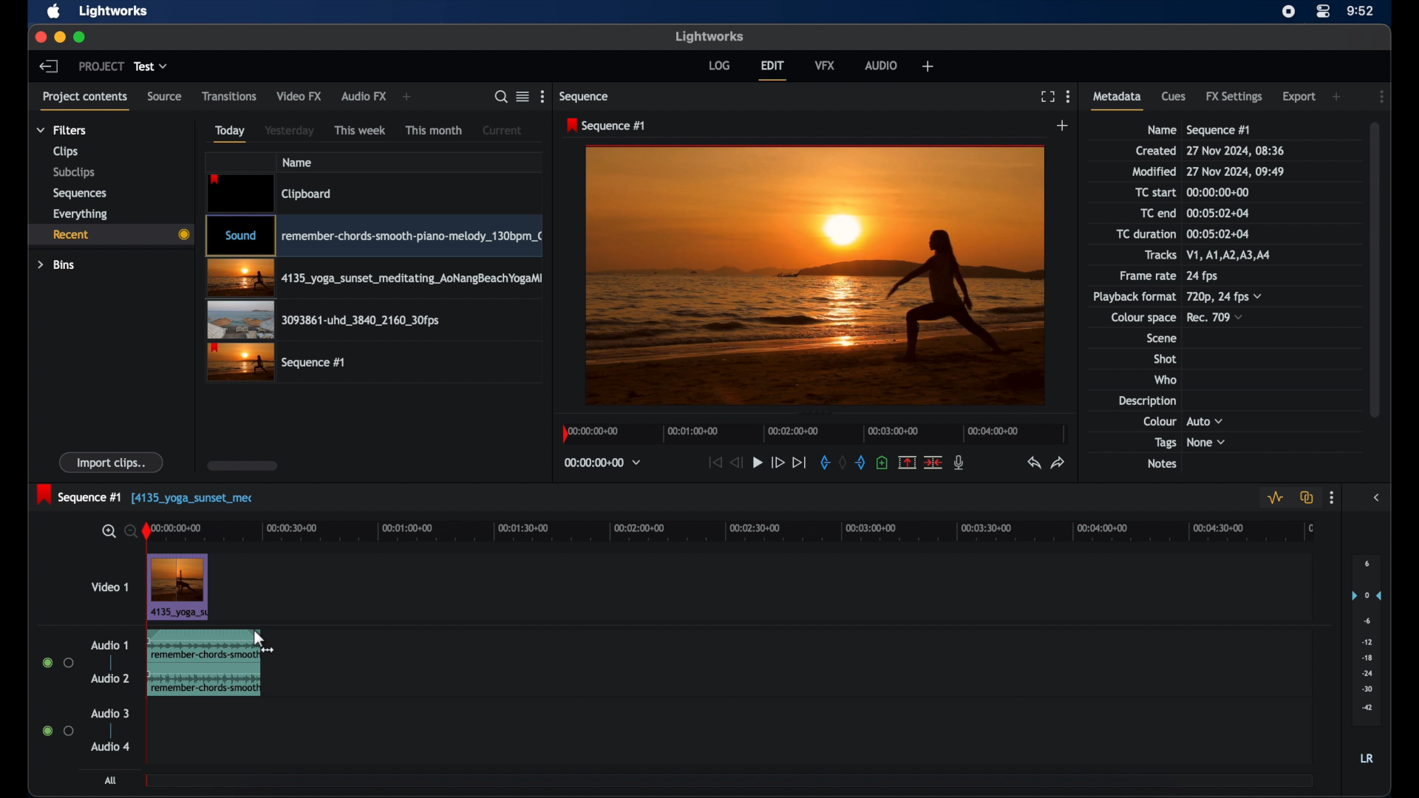 This screenshot has height=798, width=1419. Describe the element at coordinates (1046, 96) in the screenshot. I see `full screen` at that location.